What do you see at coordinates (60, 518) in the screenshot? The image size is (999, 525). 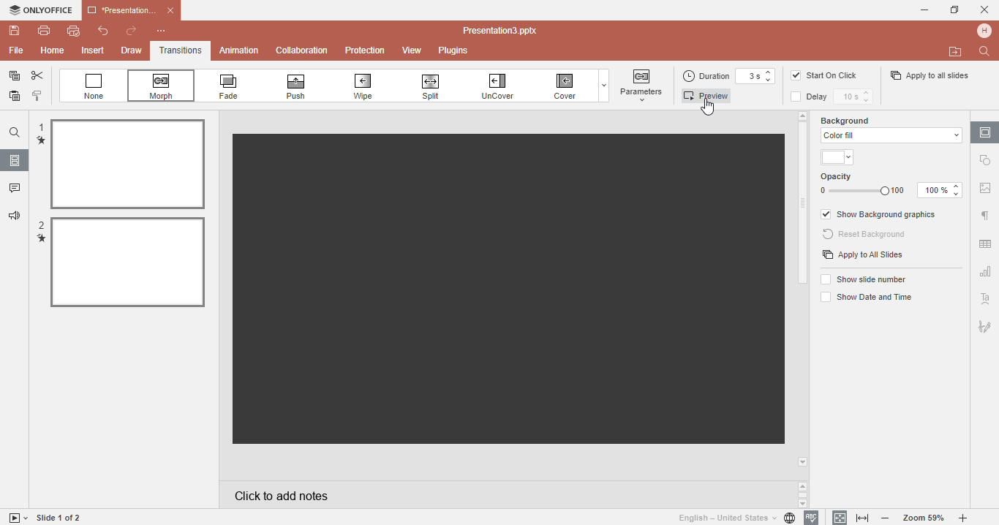 I see `Slide 1 to 1` at bounding box center [60, 518].